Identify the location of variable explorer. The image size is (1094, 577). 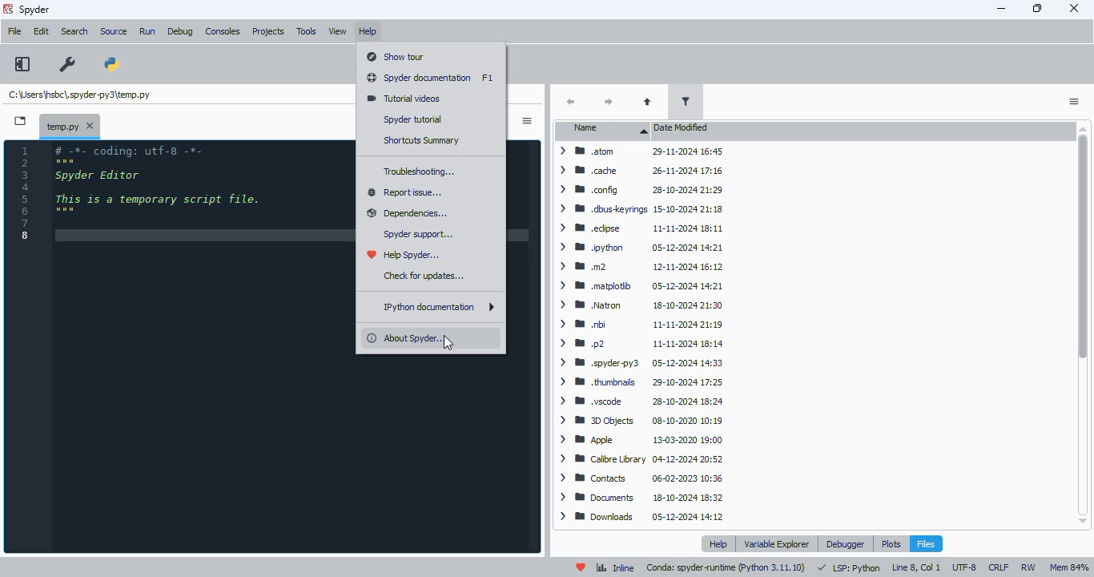
(776, 543).